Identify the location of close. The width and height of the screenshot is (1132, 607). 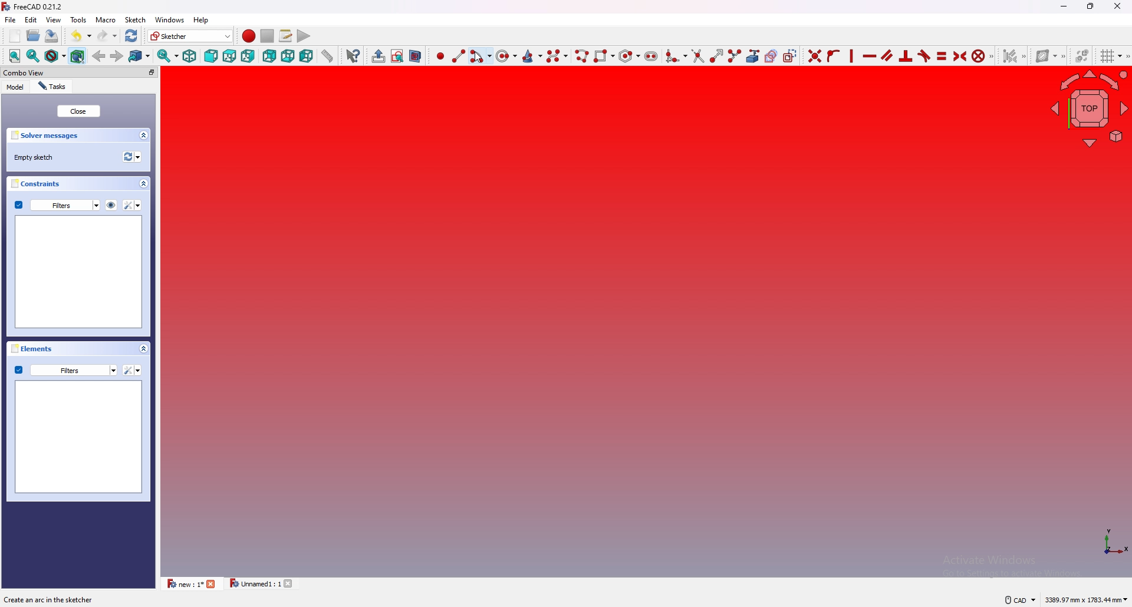
(1118, 6).